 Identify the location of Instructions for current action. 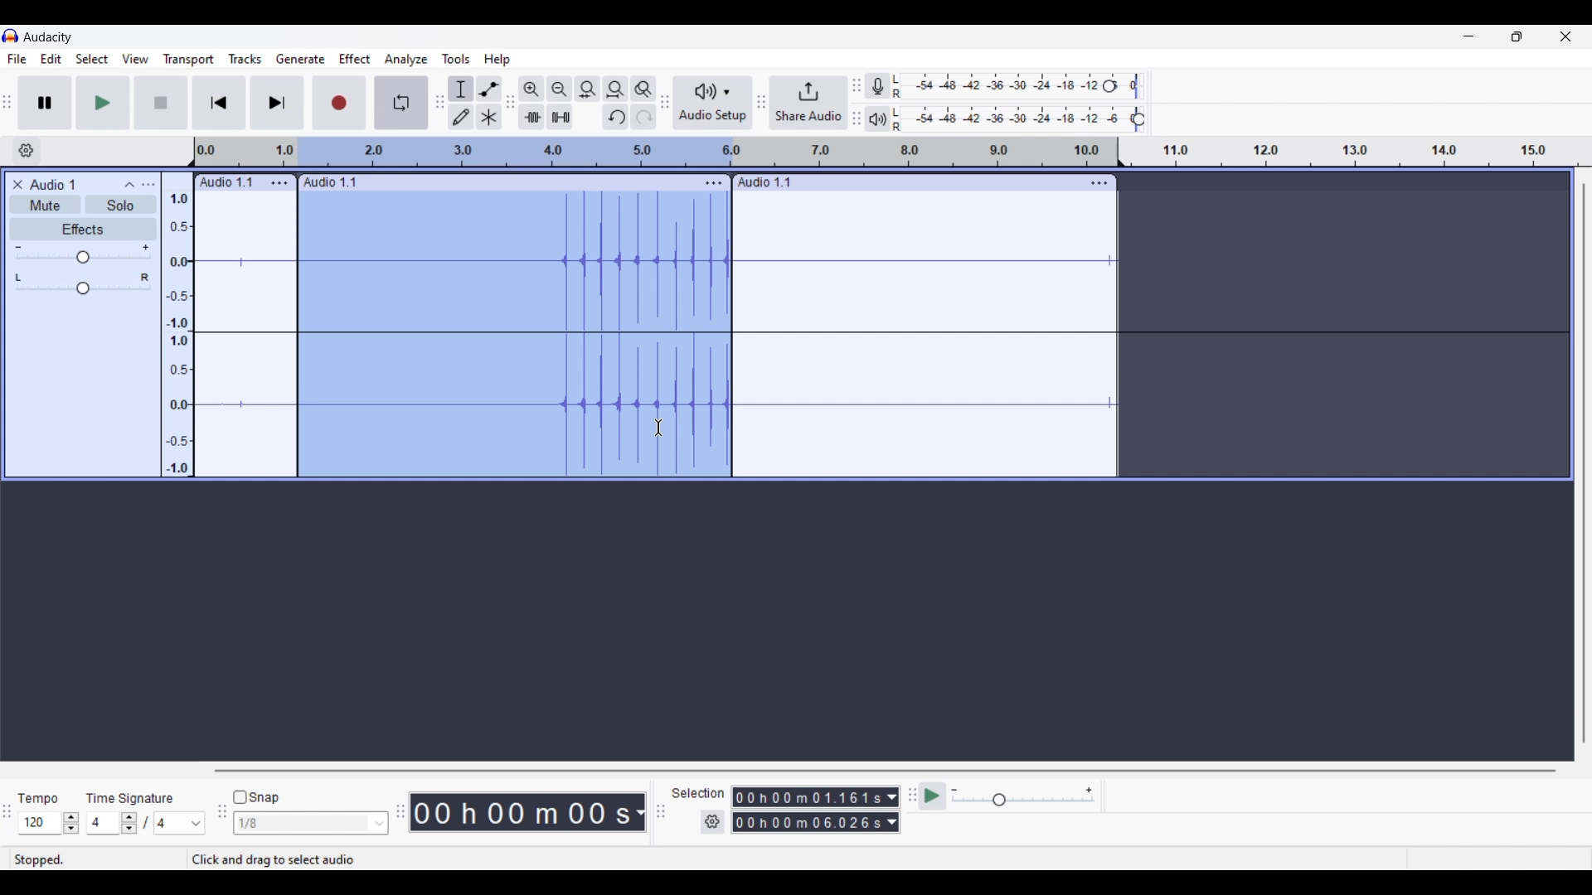
(313, 860).